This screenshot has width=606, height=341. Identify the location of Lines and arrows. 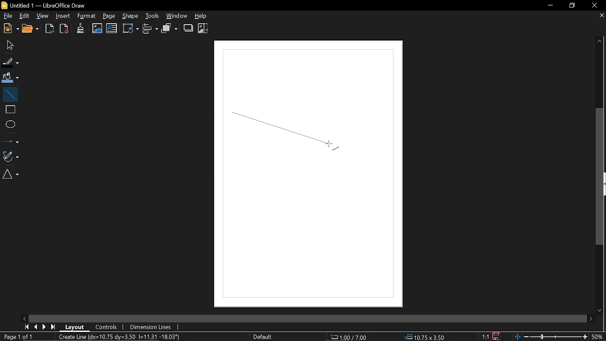
(10, 140).